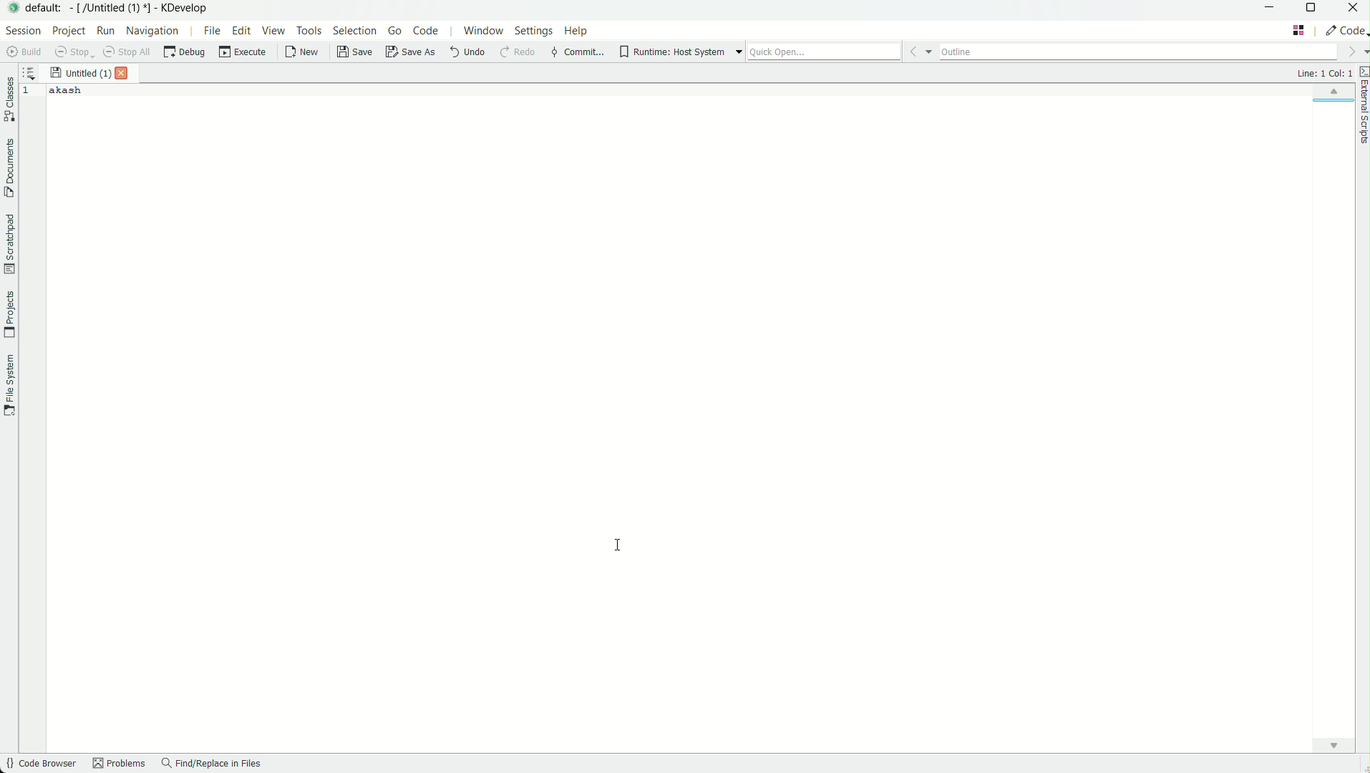 Image resolution: width=1370 pixels, height=773 pixels. Describe the element at coordinates (1323, 73) in the screenshot. I see `cursor positions` at that location.